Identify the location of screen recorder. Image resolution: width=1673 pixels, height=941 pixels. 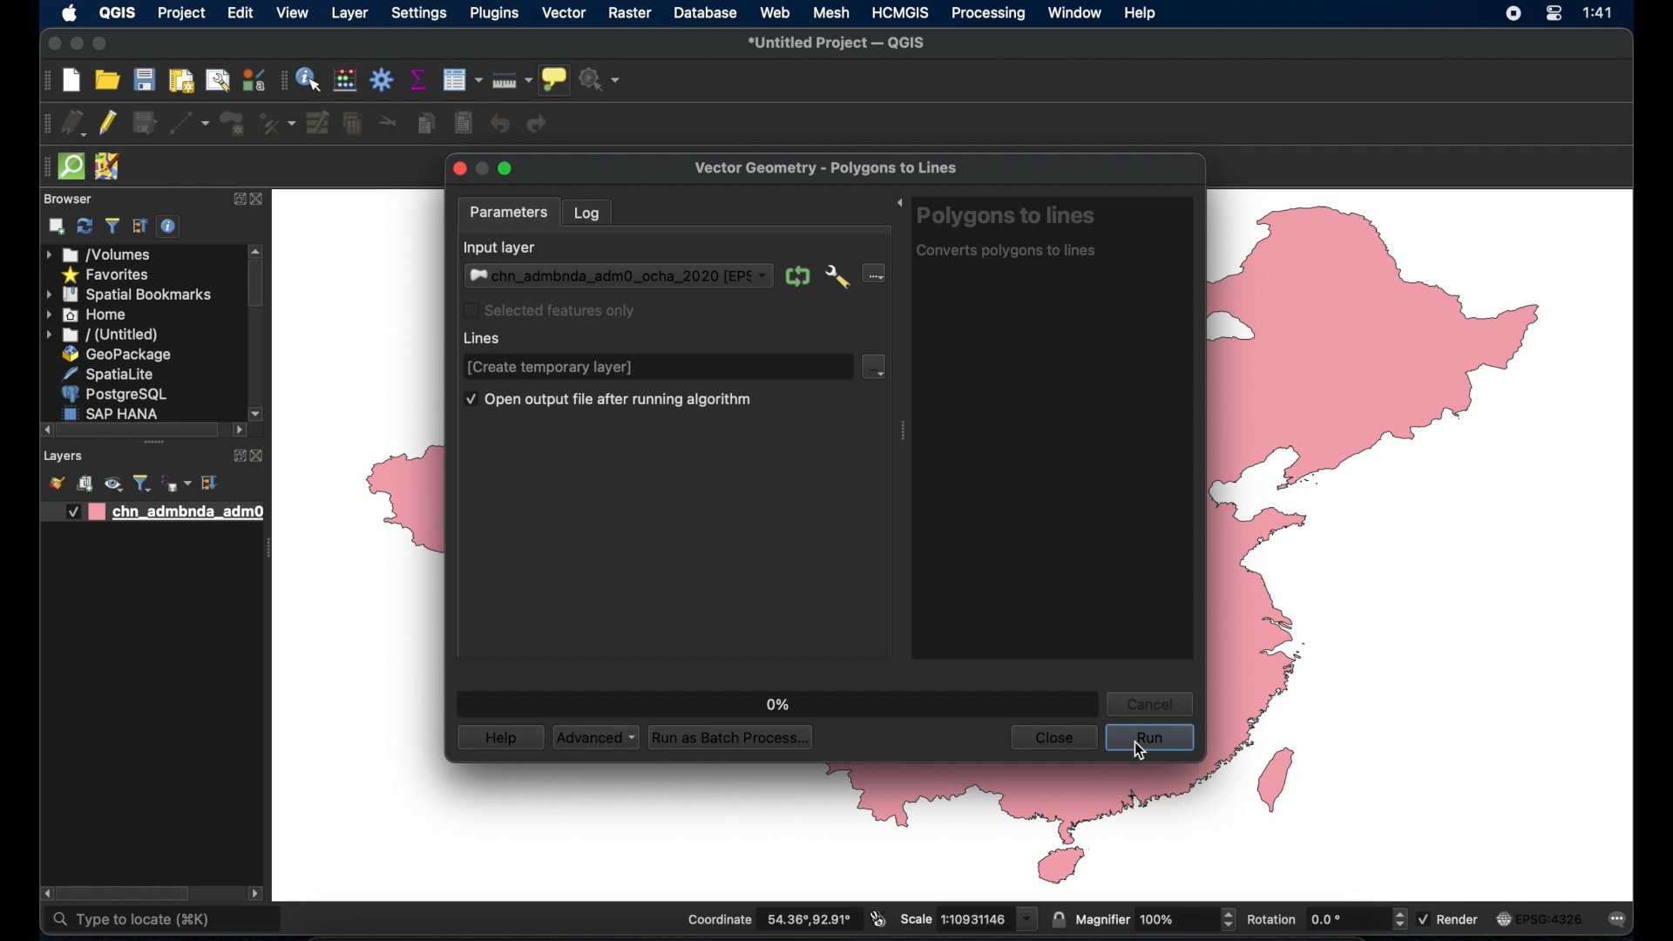
(1513, 15).